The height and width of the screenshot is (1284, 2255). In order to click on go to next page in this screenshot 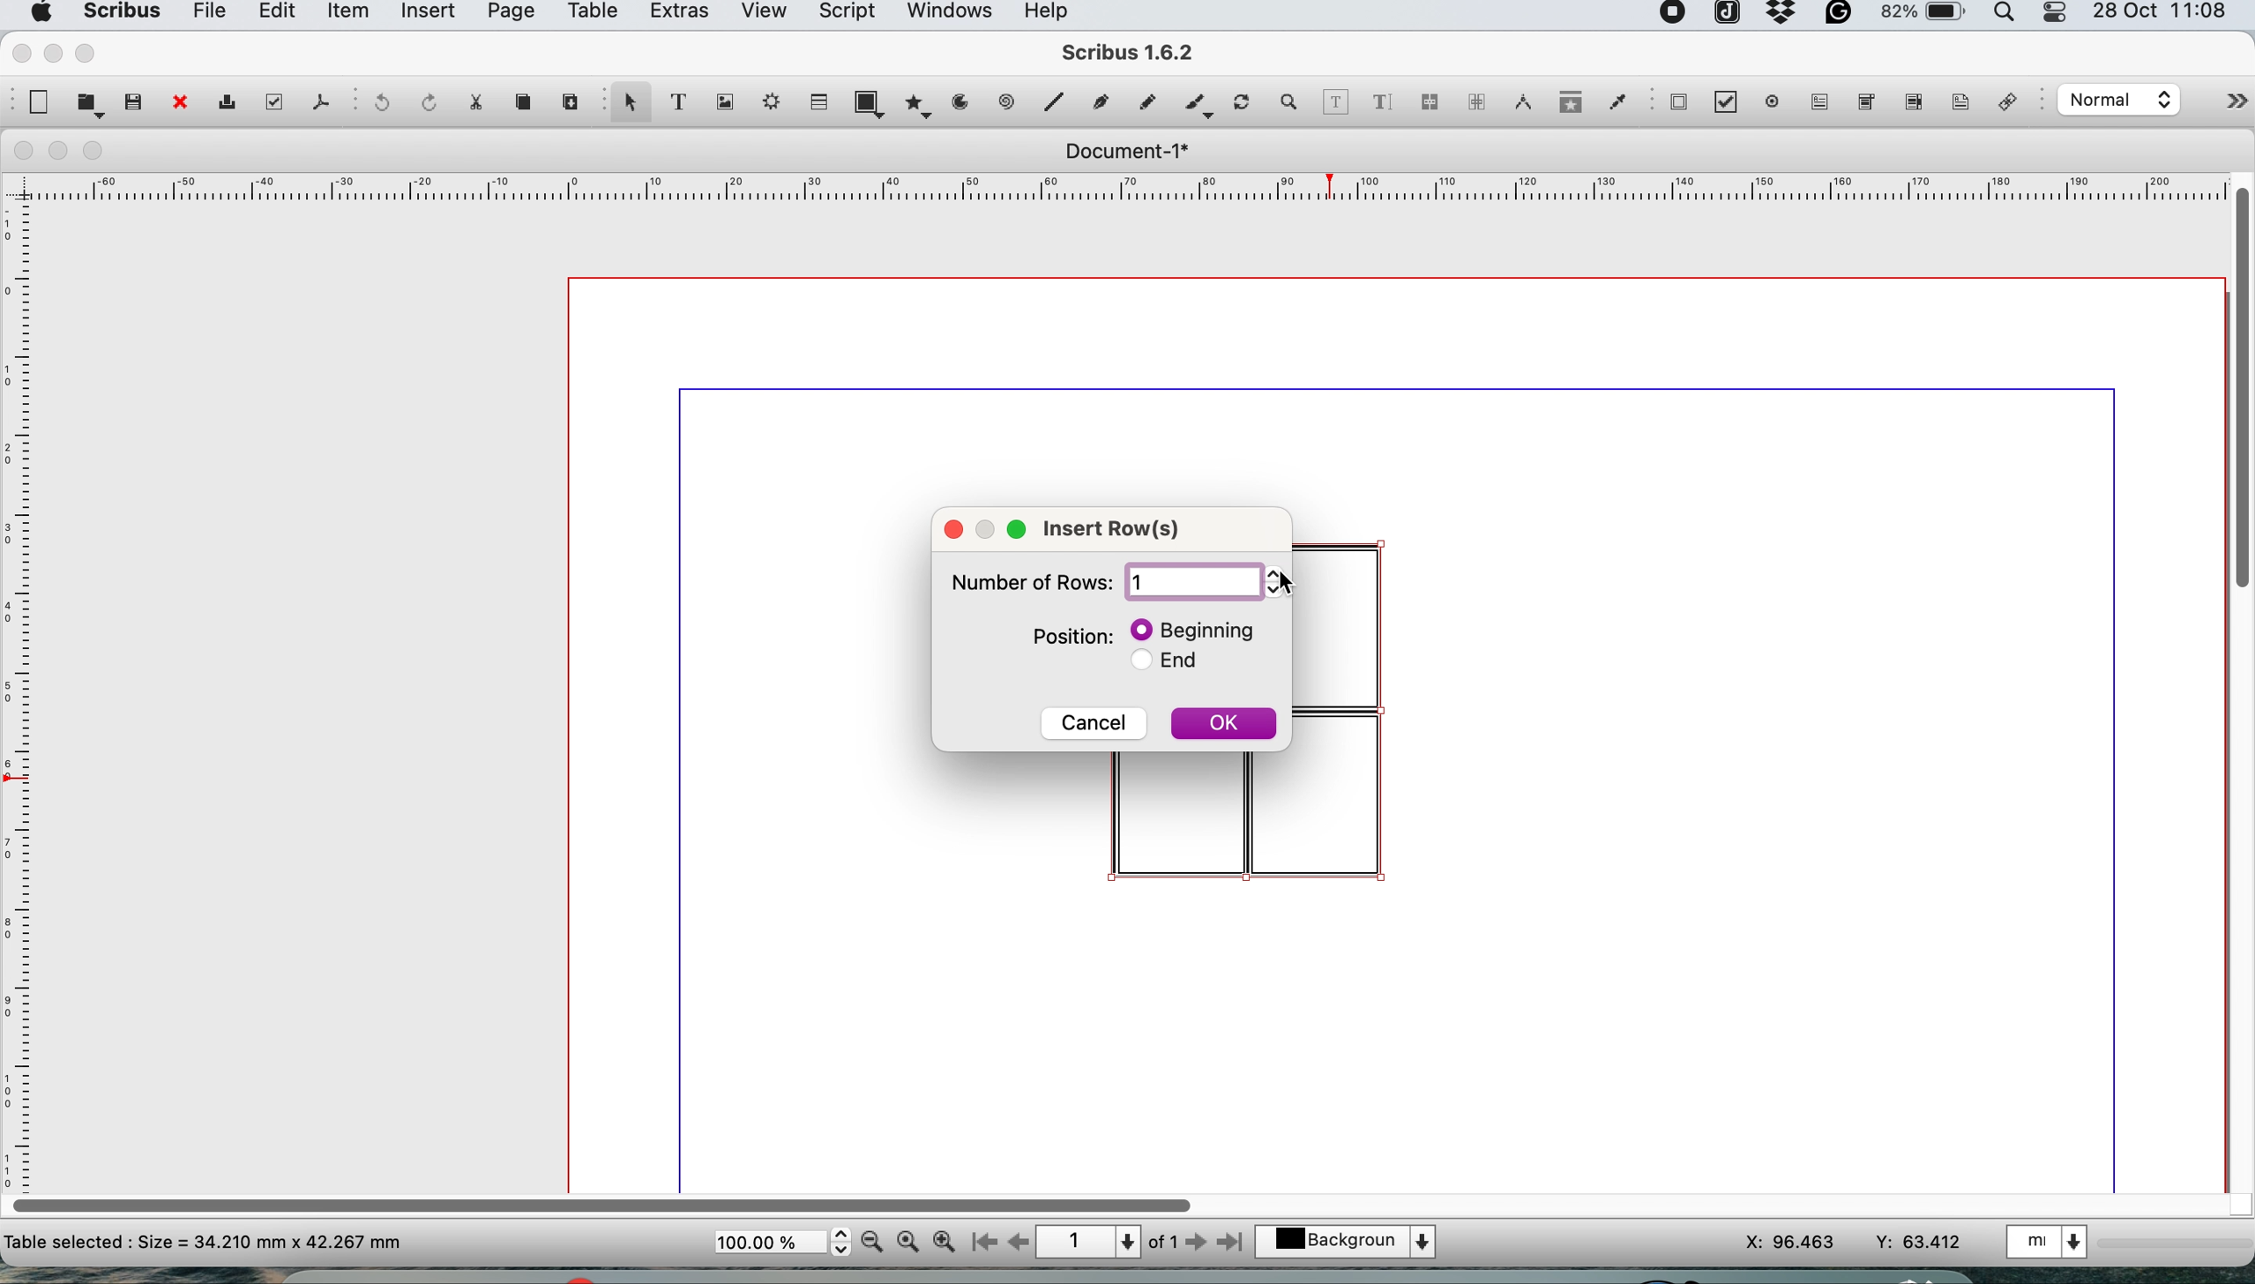, I will do `click(1196, 1243)`.